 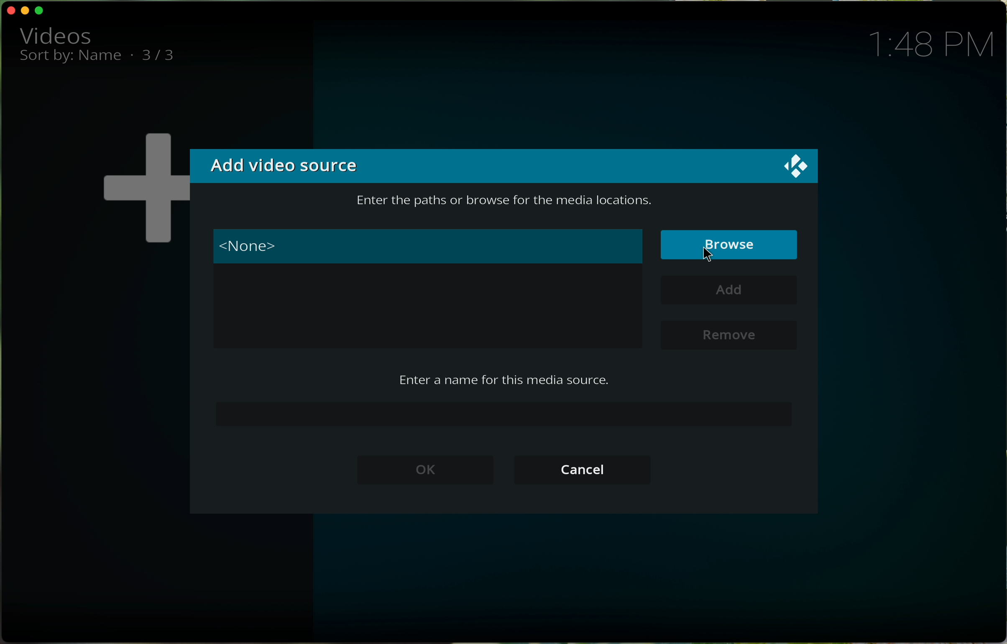 What do you see at coordinates (503, 379) in the screenshot?
I see `enter a name for this media source` at bounding box center [503, 379].